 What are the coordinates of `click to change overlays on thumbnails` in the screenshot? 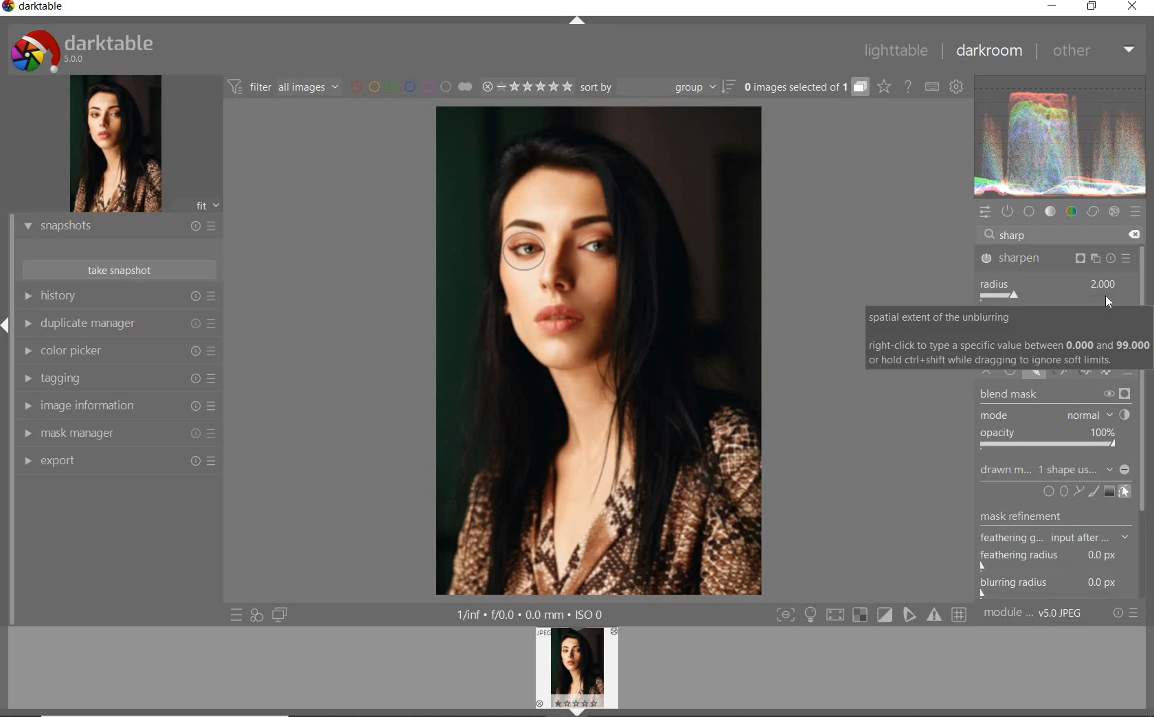 It's located at (885, 88).